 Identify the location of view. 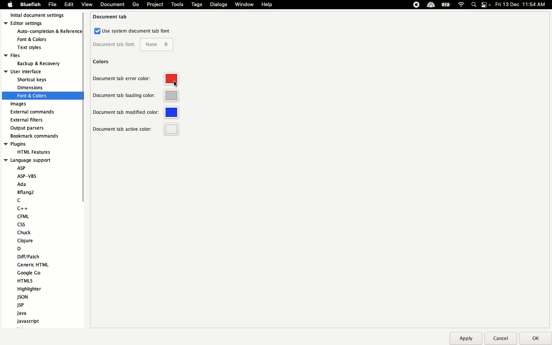
(87, 6).